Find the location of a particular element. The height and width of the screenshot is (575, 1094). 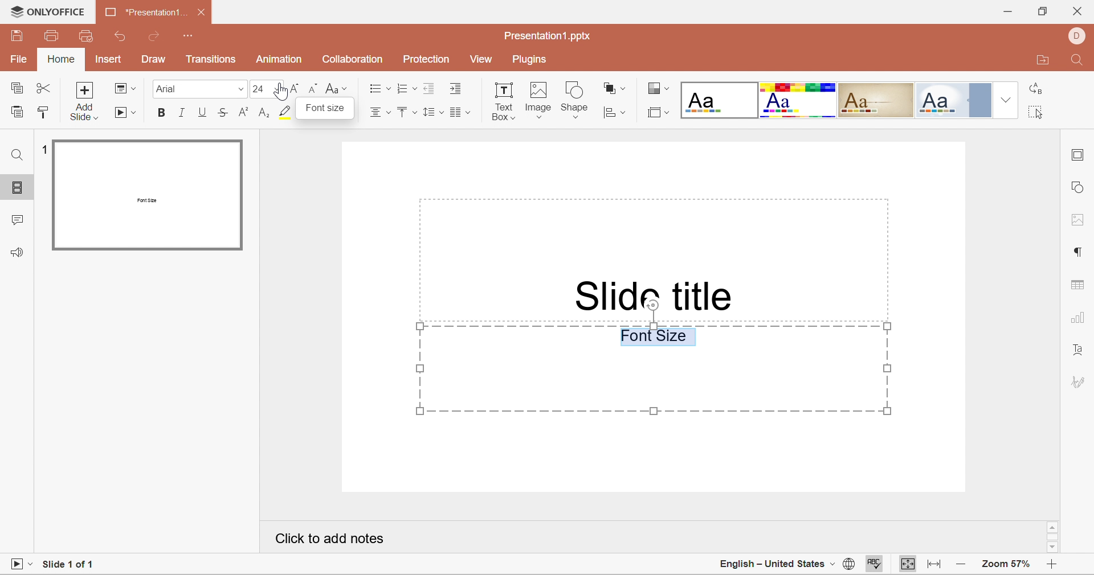

24 is located at coordinates (258, 90).